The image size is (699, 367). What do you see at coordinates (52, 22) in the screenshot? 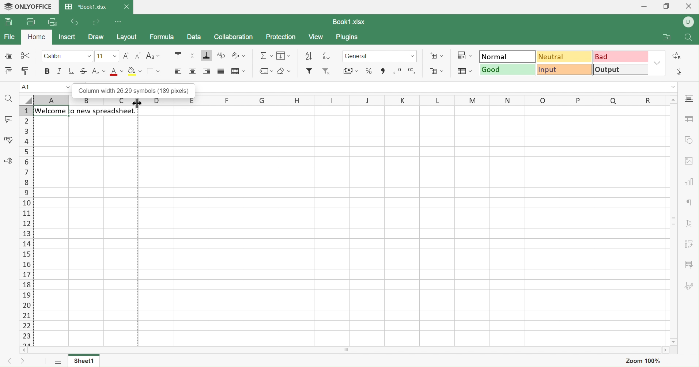
I see `Quick Print` at bounding box center [52, 22].